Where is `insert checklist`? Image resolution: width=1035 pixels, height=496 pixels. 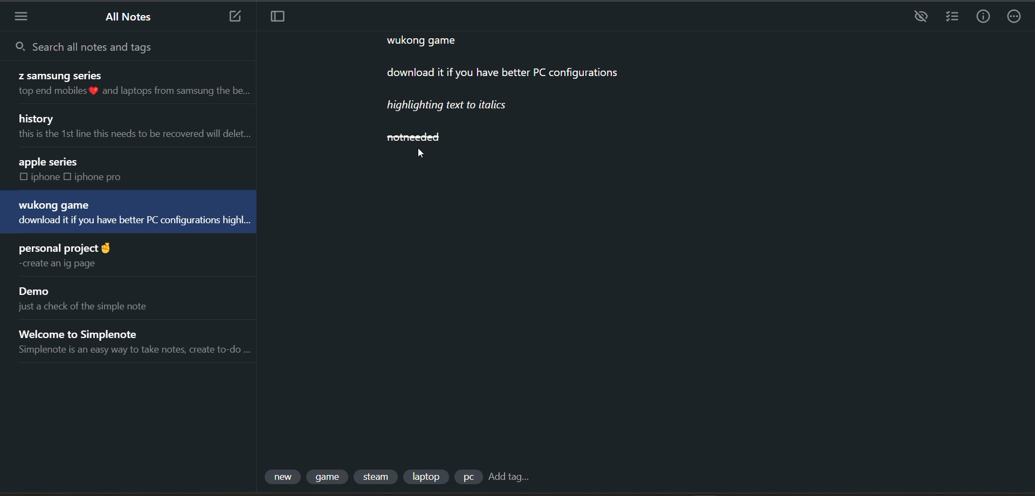 insert checklist is located at coordinates (953, 18).